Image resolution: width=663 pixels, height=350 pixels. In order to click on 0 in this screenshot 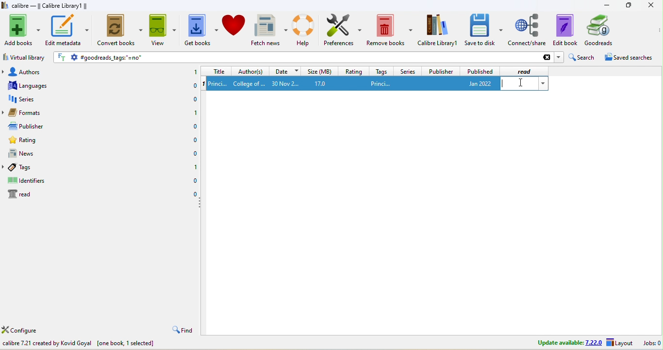, I will do `click(194, 180)`.